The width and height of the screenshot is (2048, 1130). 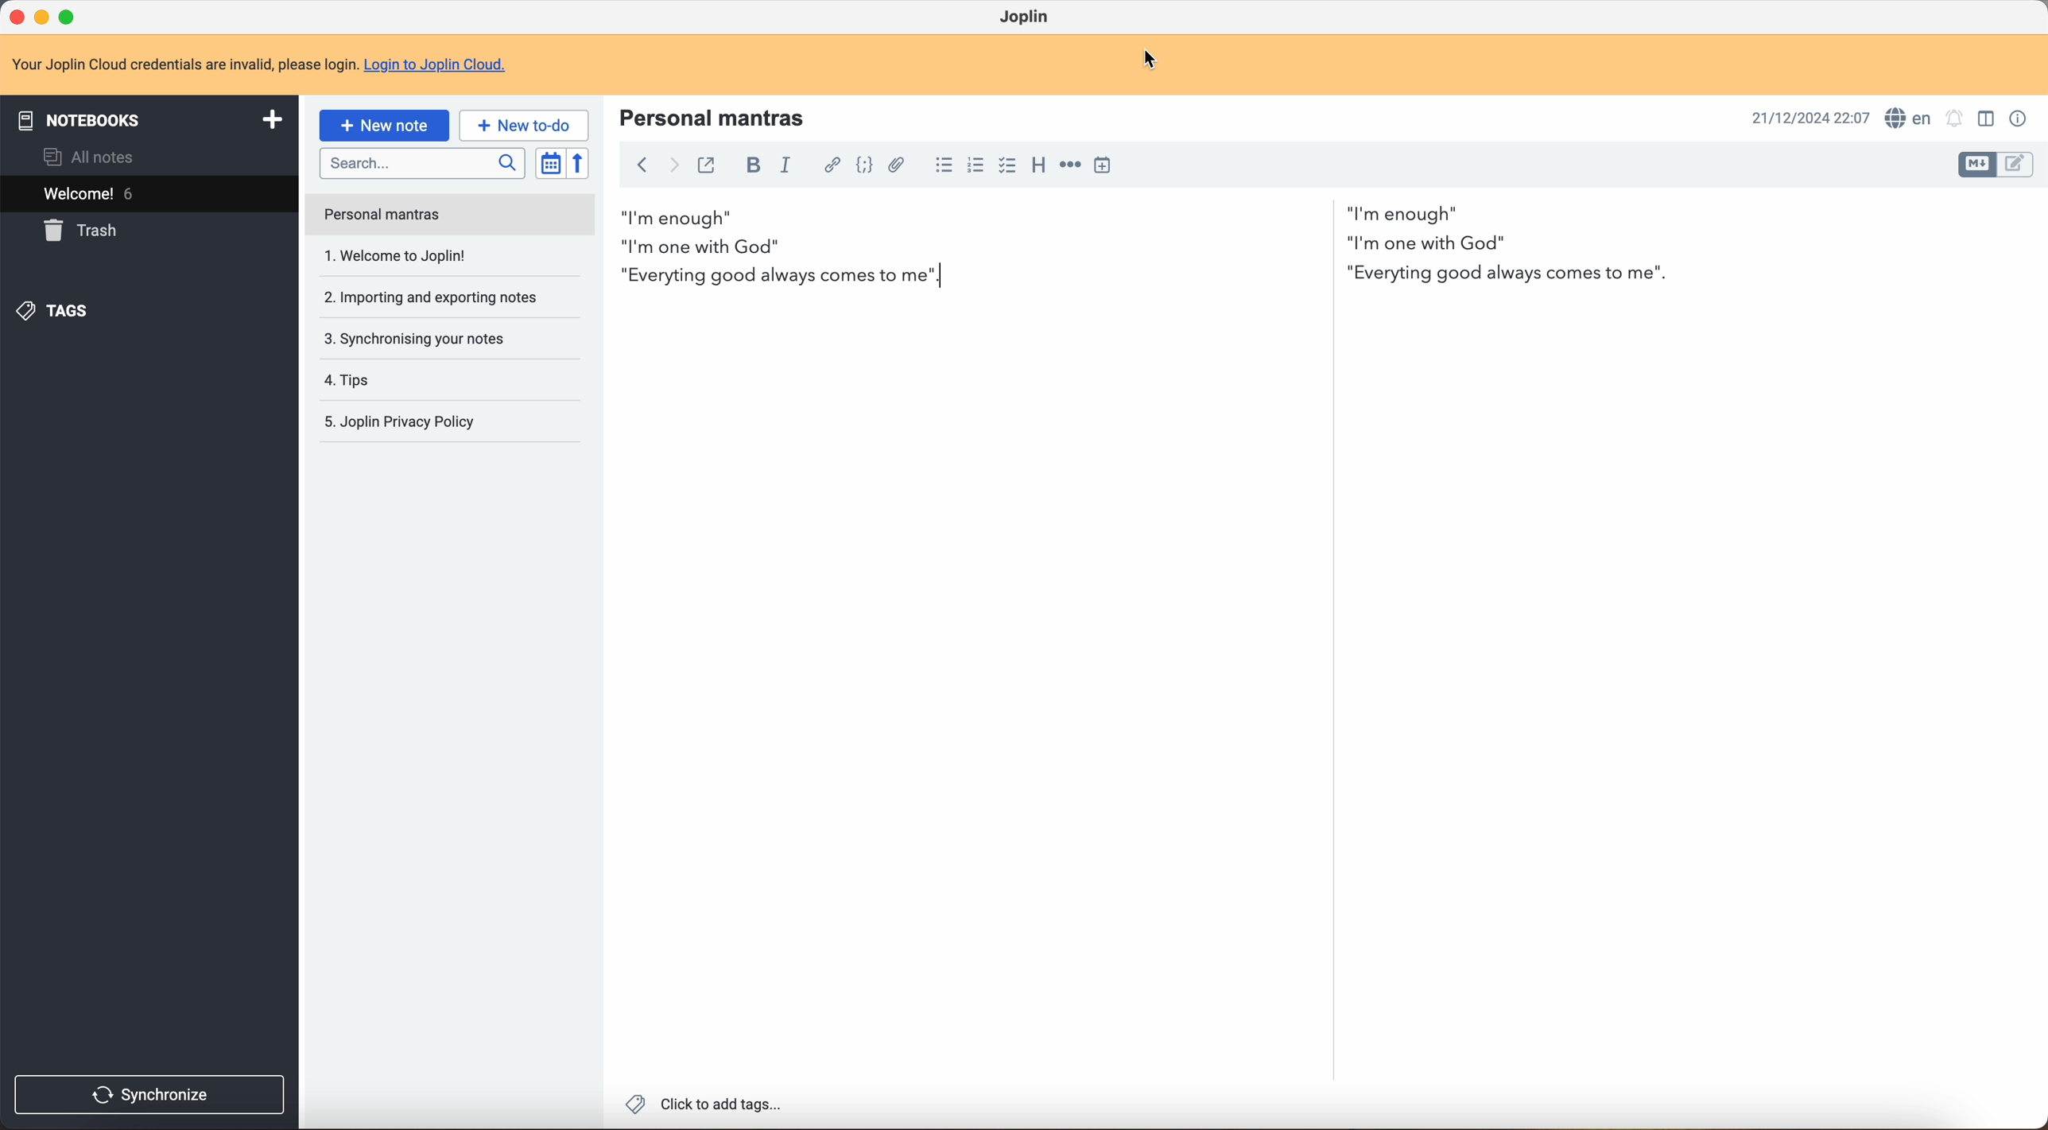 I want to click on tips, so click(x=409, y=340).